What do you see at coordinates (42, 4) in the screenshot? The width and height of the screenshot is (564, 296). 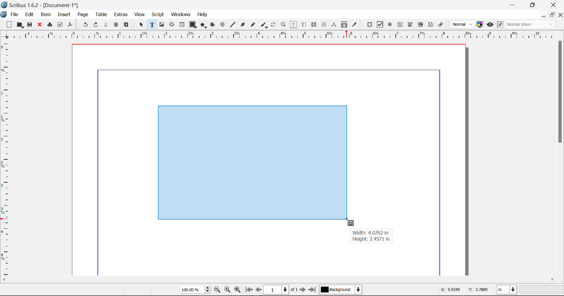 I see `Scribus 1.62 - [Document-1*]` at bounding box center [42, 4].